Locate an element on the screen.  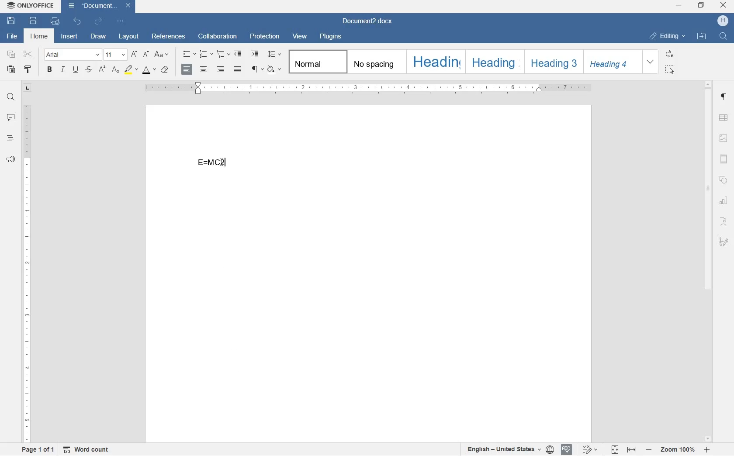
undo is located at coordinates (78, 24).